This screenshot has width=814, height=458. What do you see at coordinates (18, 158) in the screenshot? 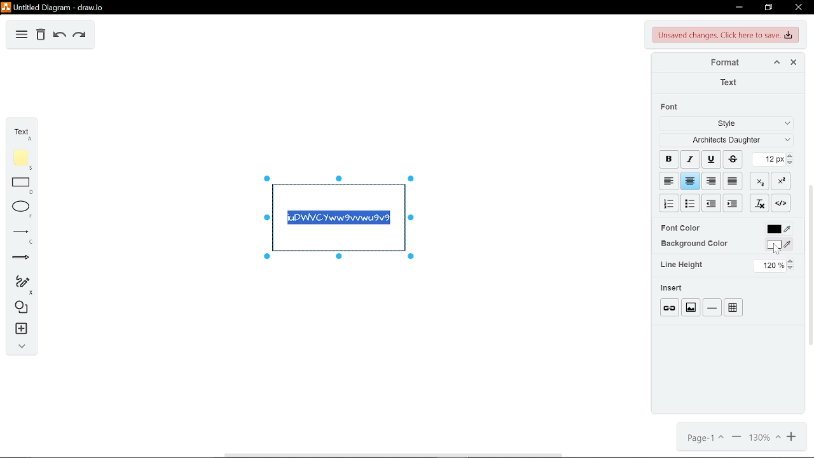
I see `note` at bounding box center [18, 158].